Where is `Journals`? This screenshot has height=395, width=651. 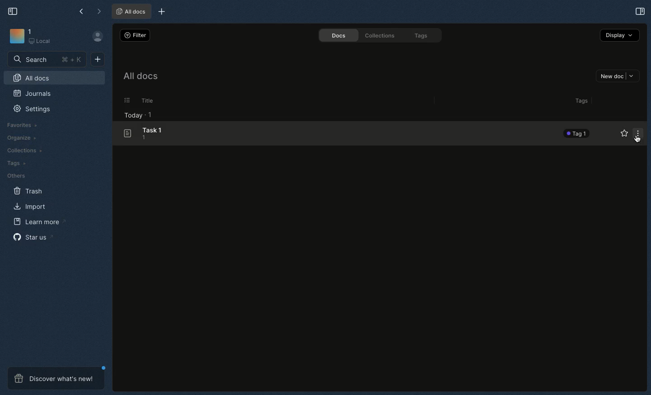
Journals is located at coordinates (32, 93).